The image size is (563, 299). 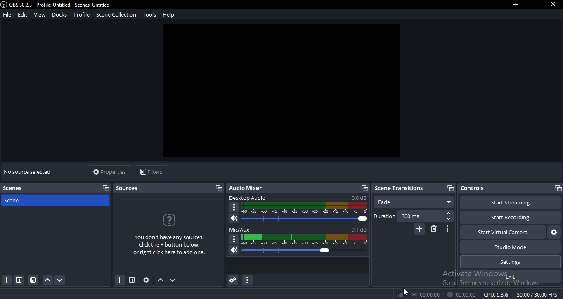 I want to click on grid, so click(x=34, y=280).